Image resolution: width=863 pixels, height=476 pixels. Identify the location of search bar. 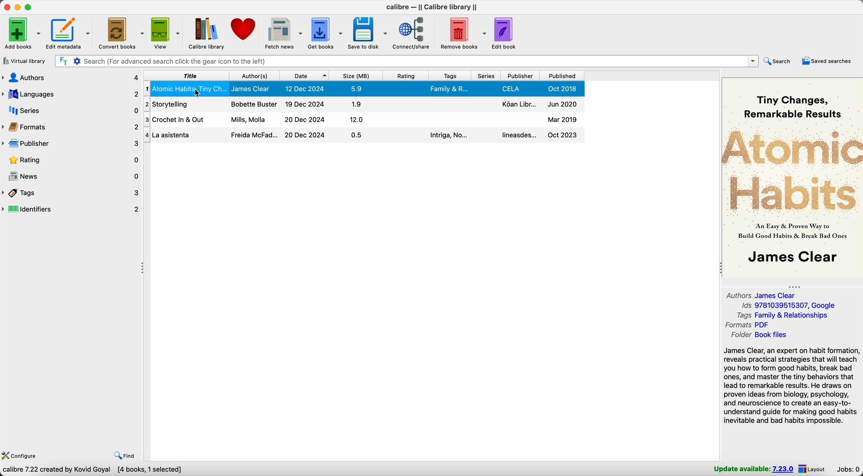
(405, 61).